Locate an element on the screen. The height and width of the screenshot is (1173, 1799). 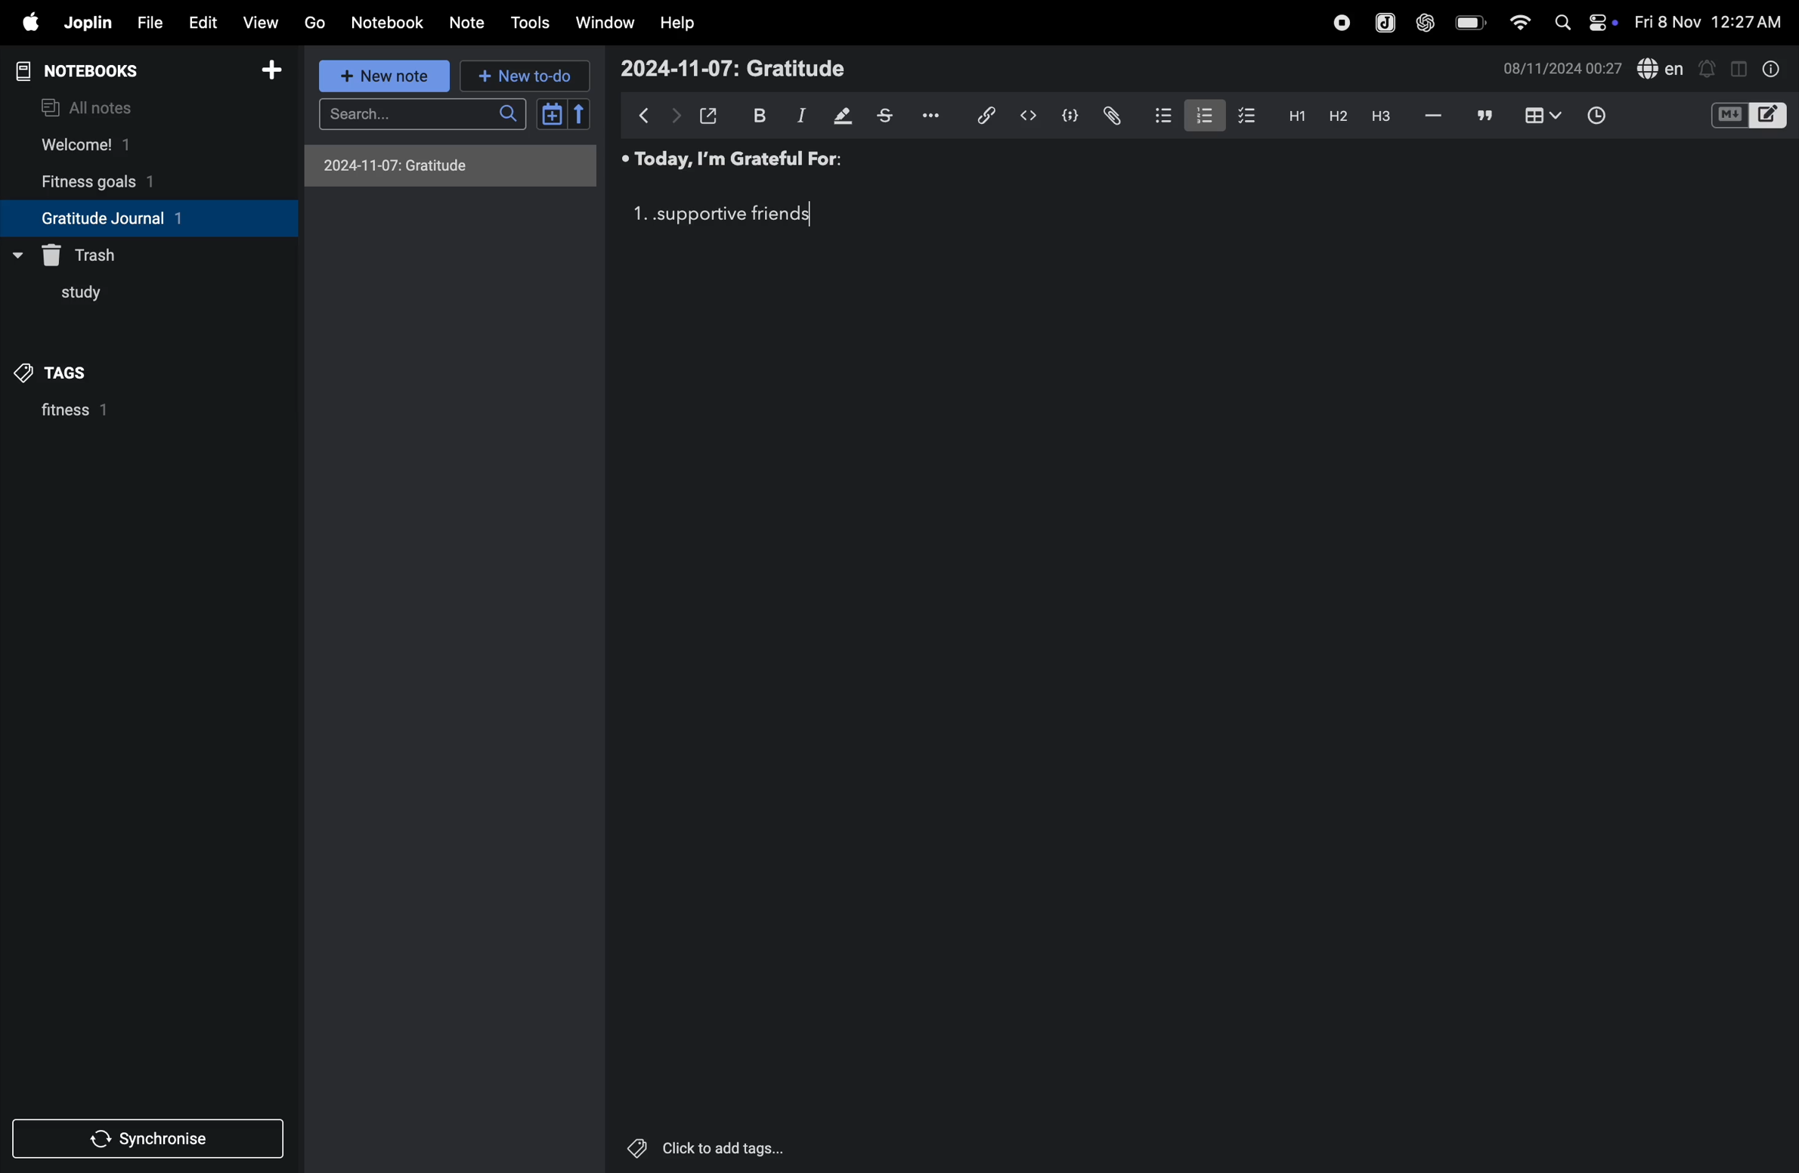
heading 3 is located at coordinates (1385, 120).